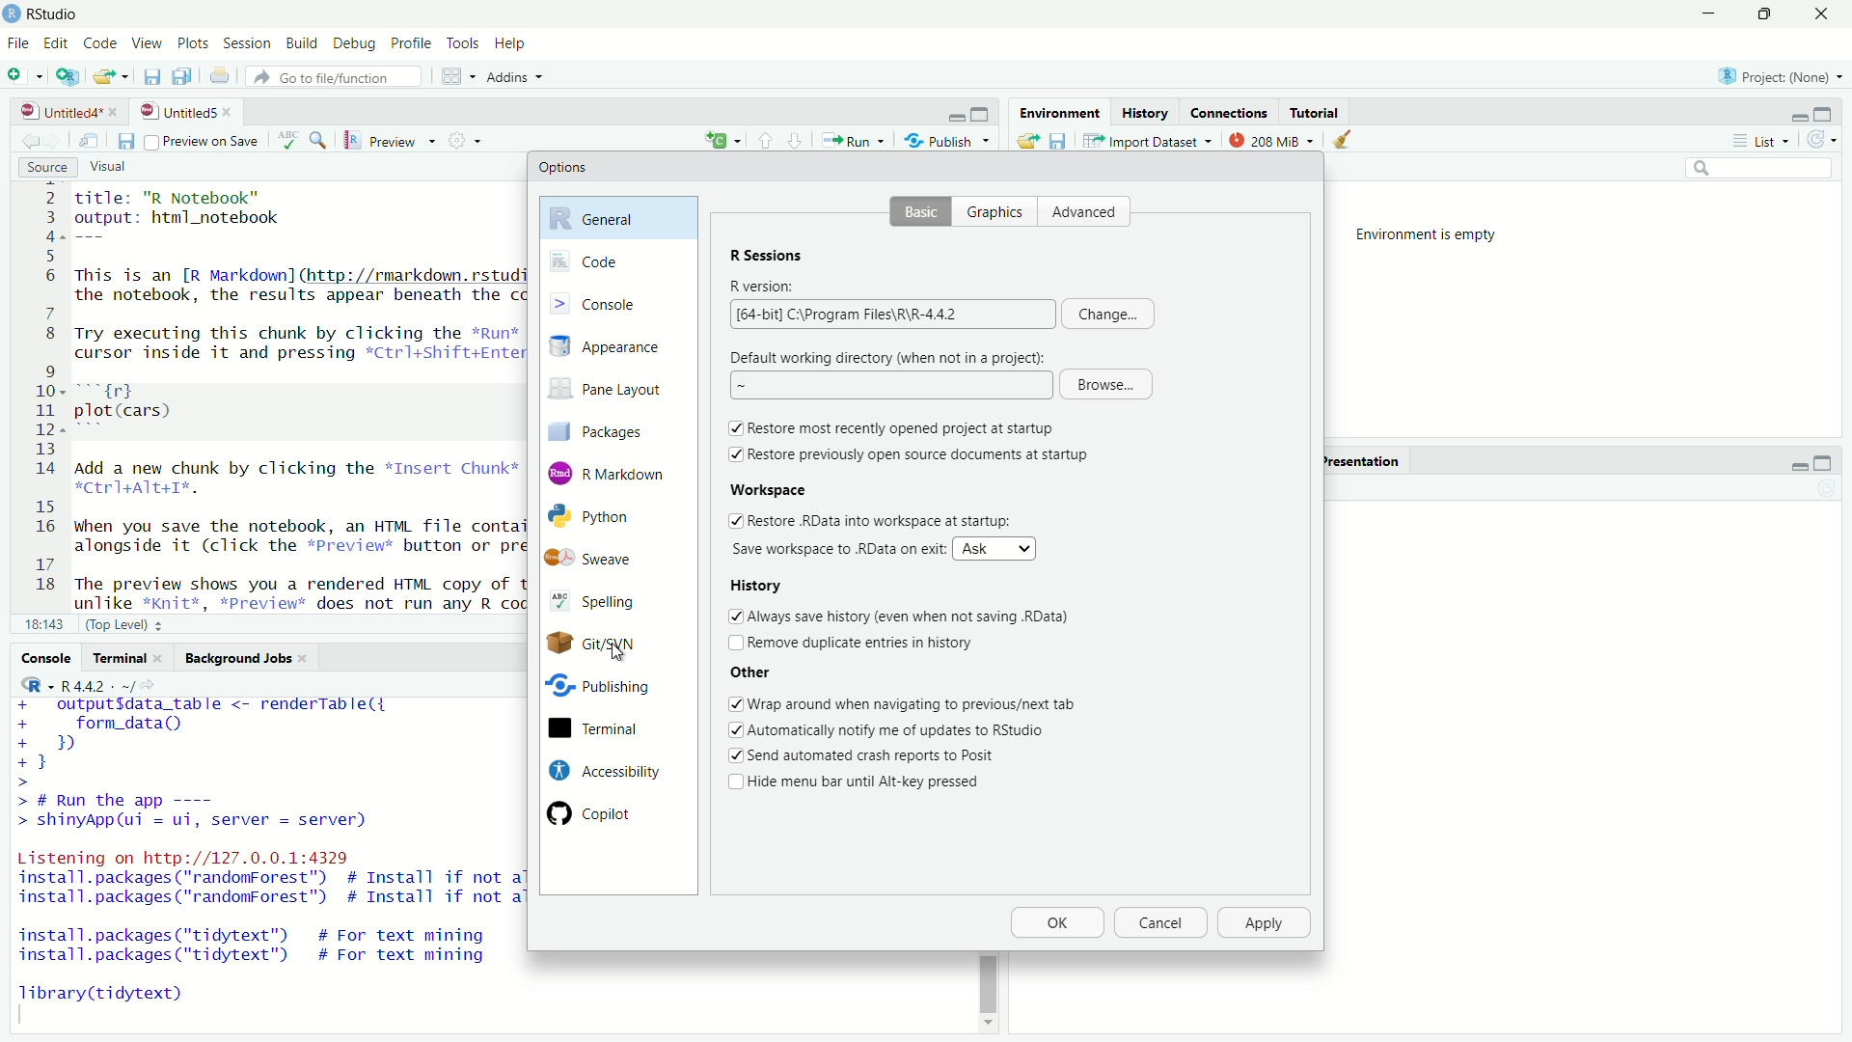  I want to click on Go to file/function, so click(339, 77).